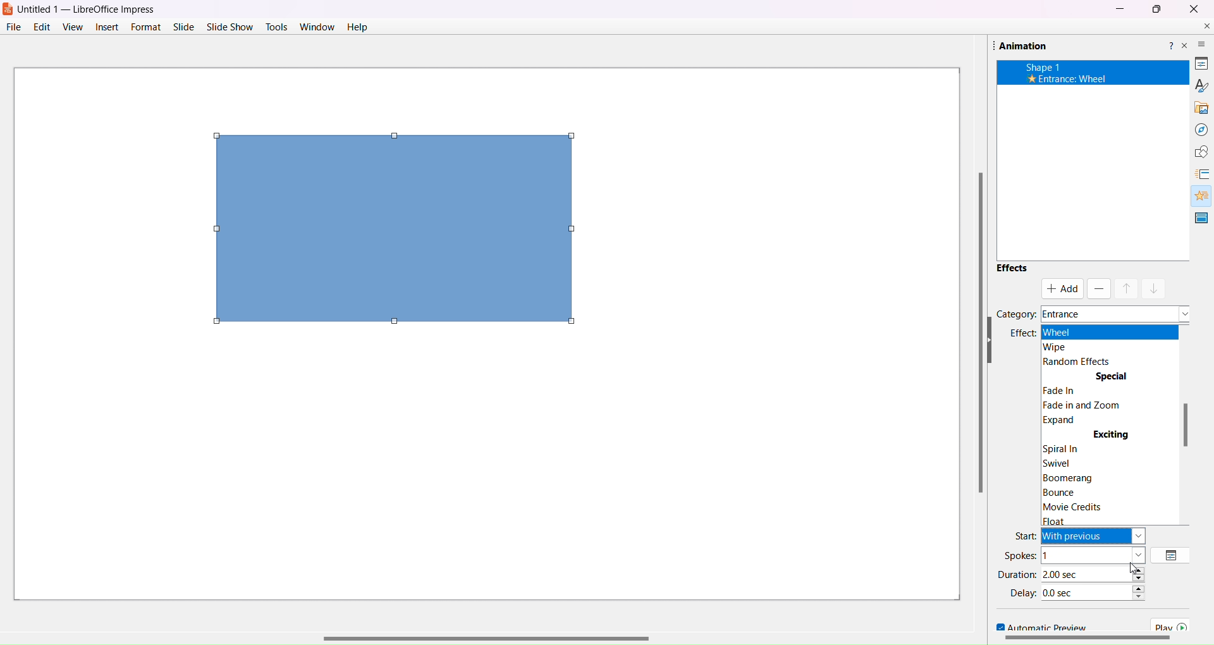  I want to click on After Previous, so click(1084, 577).